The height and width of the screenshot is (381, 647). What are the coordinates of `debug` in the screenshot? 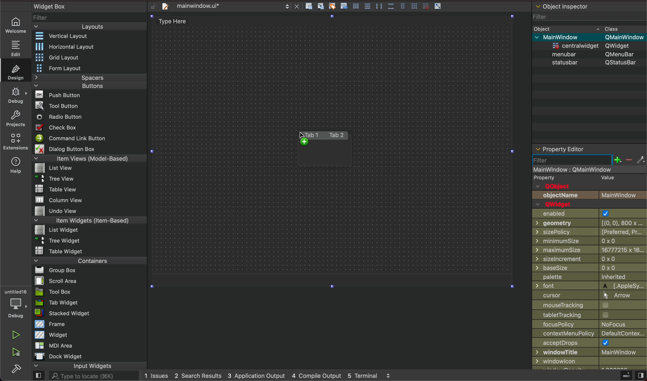 It's located at (16, 95).